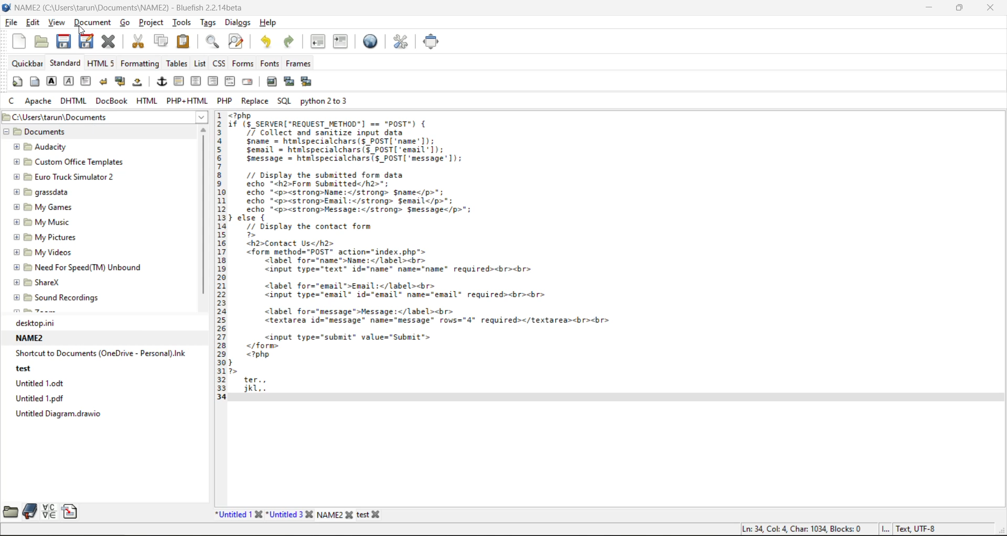 The width and height of the screenshot is (1007, 536). What do you see at coordinates (69, 510) in the screenshot?
I see `snippets` at bounding box center [69, 510].